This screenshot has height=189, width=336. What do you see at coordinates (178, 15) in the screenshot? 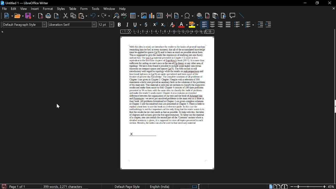
I see `insert field` at bounding box center [178, 15].